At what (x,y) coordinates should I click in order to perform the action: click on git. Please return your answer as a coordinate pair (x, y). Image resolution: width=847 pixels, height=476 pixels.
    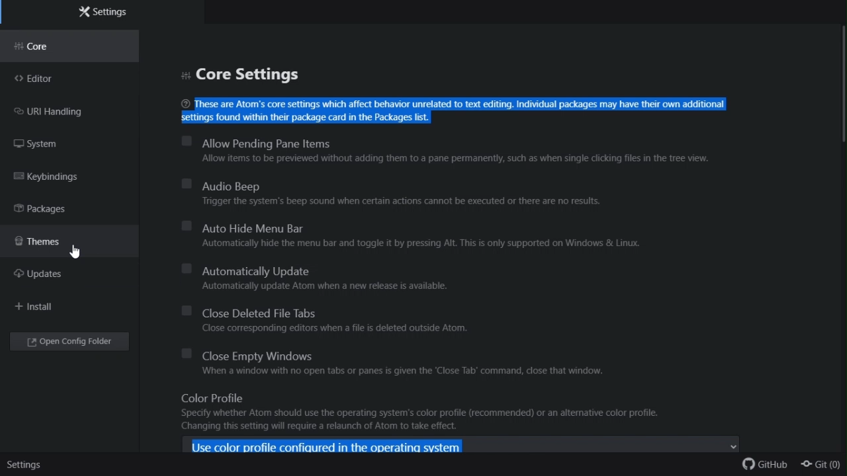
    Looking at the image, I should click on (822, 465).